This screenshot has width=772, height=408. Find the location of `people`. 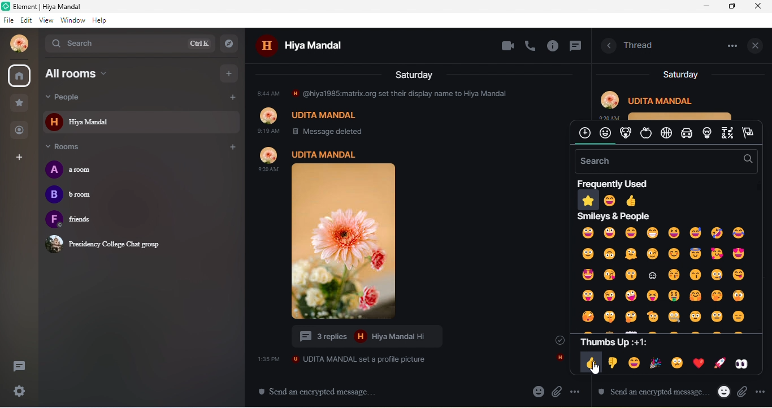

people is located at coordinates (82, 97).